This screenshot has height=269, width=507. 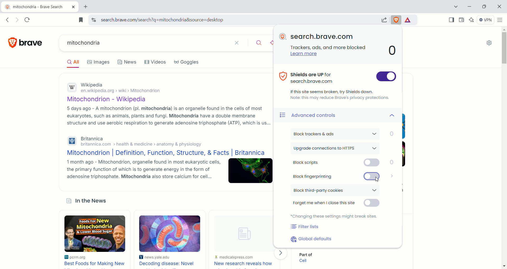 I want to click on wallet, so click(x=462, y=20).